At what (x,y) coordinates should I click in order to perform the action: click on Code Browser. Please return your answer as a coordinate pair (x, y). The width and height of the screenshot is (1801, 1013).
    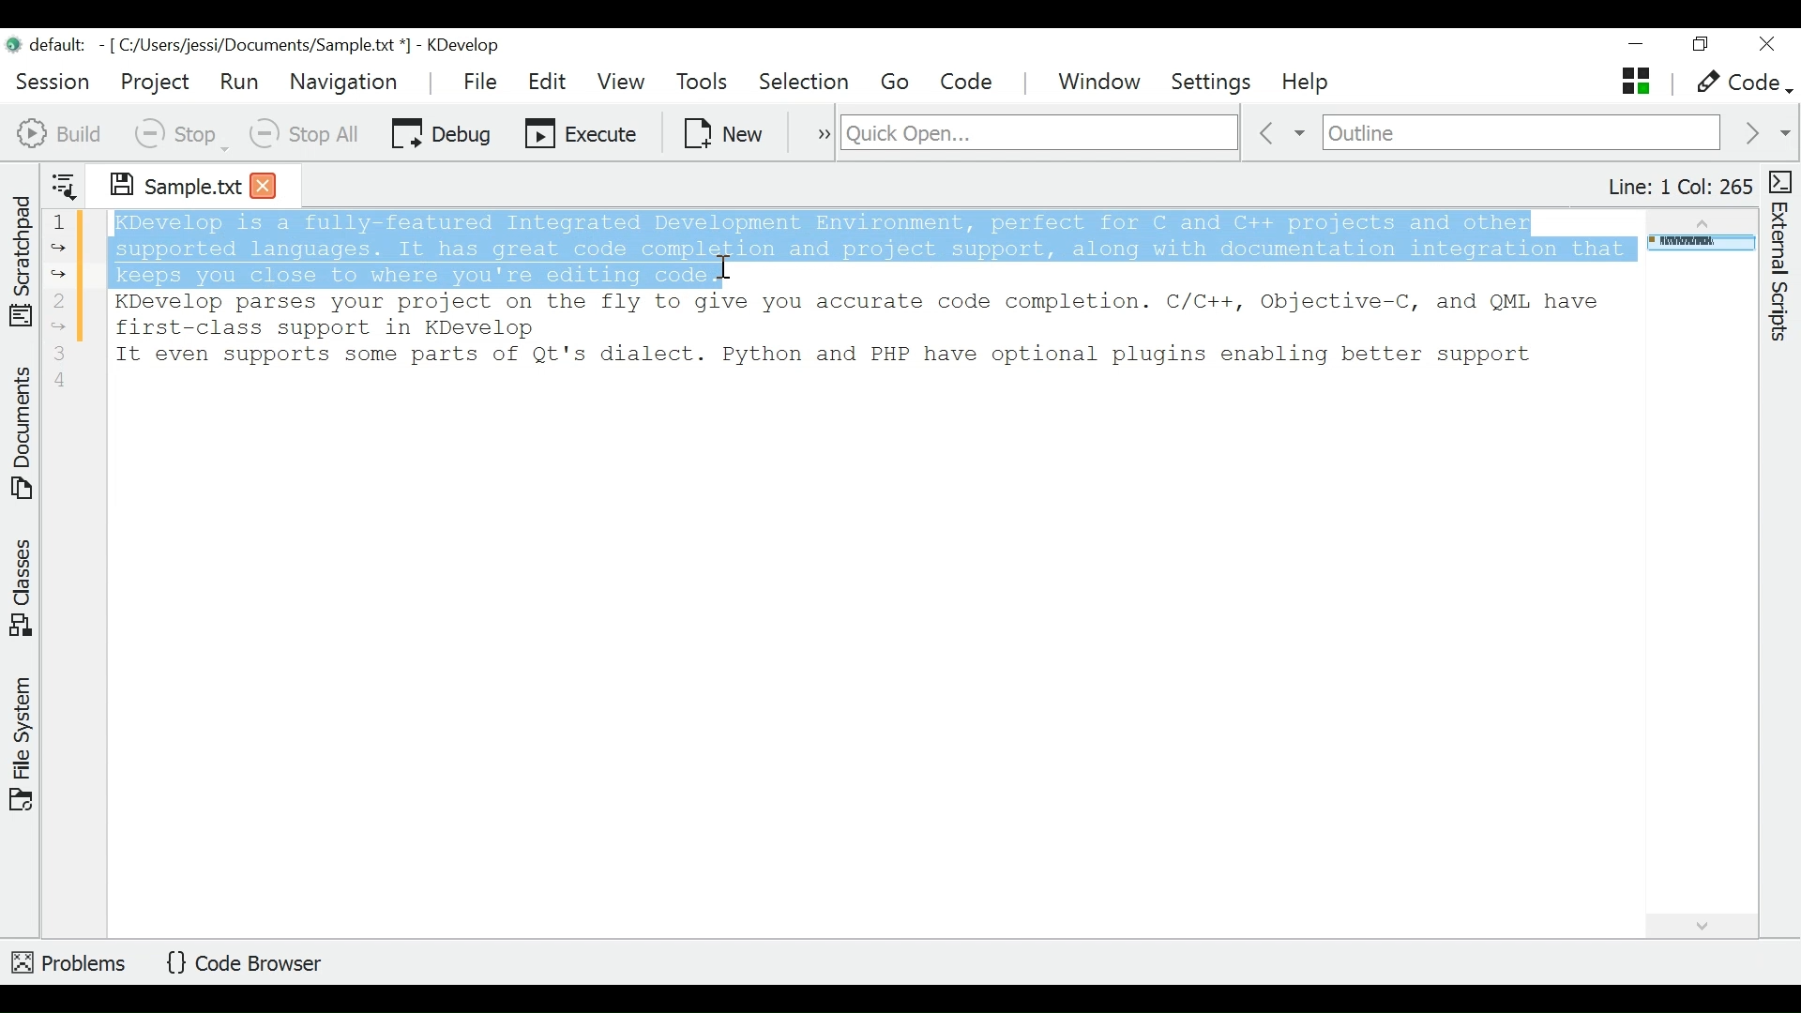
    Looking at the image, I should click on (250, 964).